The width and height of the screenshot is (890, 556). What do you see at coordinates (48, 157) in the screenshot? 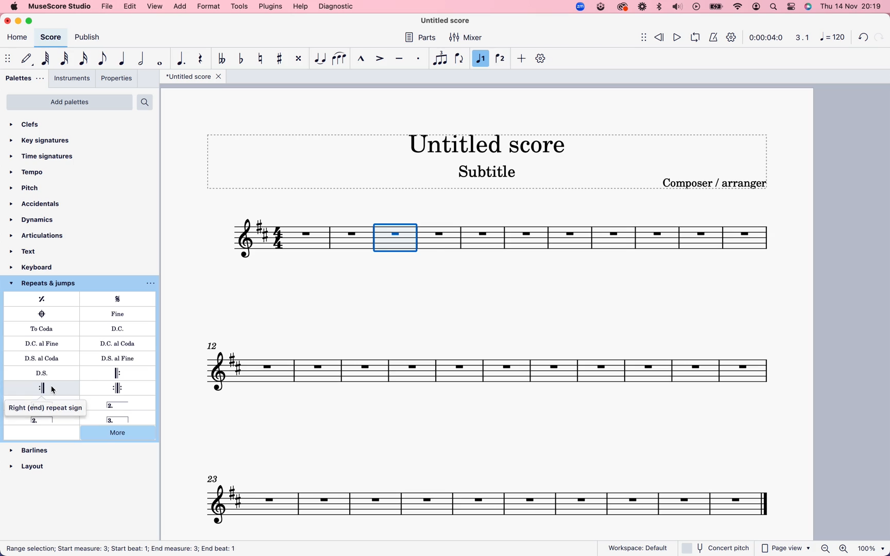
I see `time signatures` at bounding box center [48, 157].